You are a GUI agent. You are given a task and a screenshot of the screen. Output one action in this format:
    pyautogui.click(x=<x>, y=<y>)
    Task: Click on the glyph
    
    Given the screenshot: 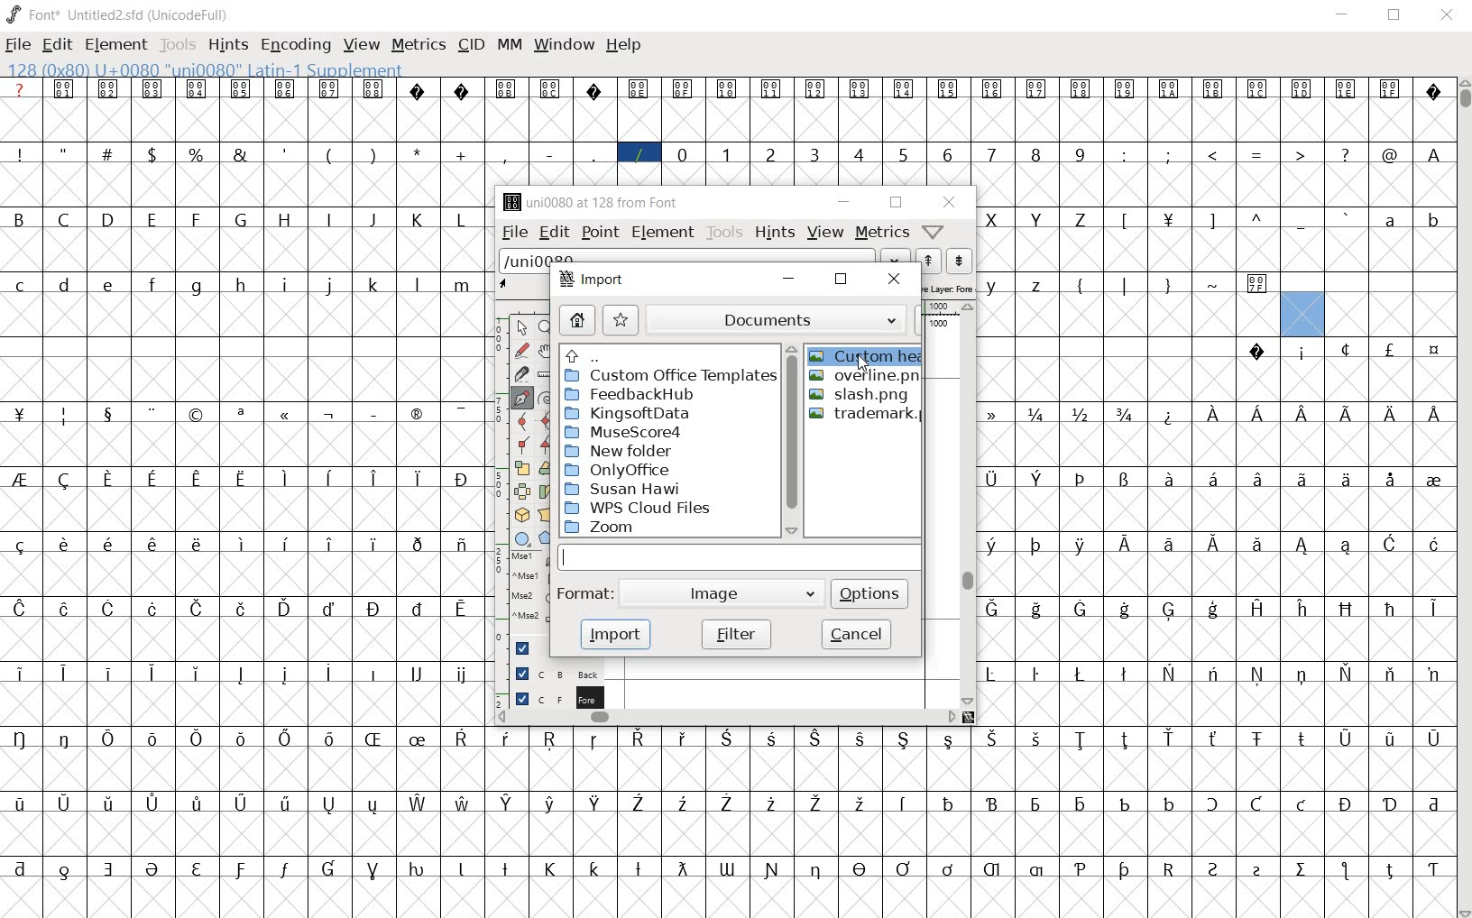 What is the action you would take?
    pyautogui.click(x=152, y=89)
    